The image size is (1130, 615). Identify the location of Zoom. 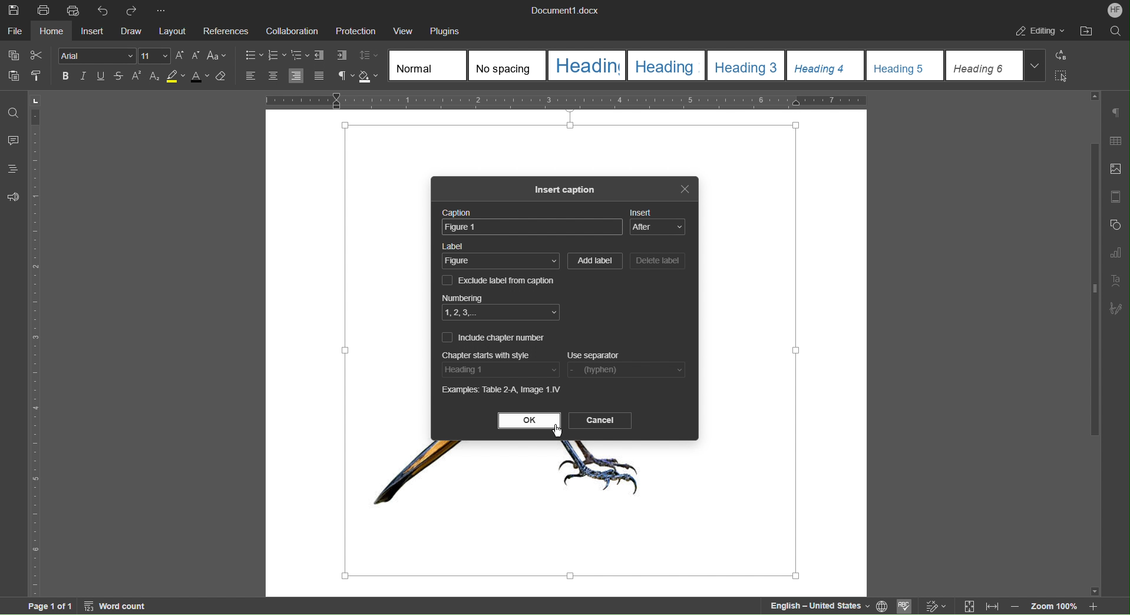
(1053, 606).